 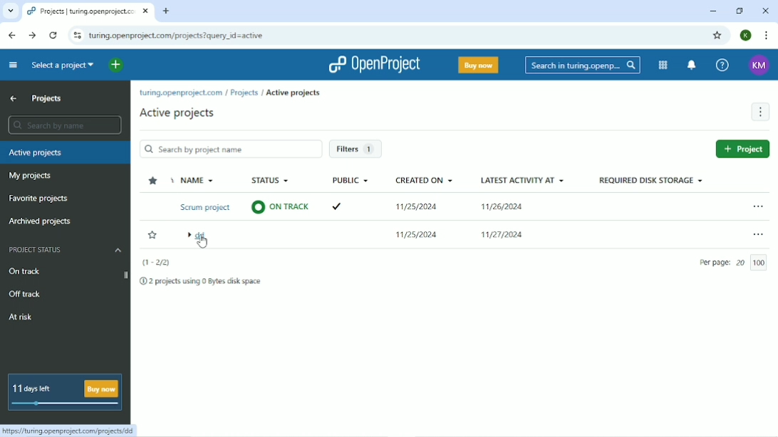 What do you see at coordinates (48, 99) in the screenshot?
I see `Projects` at bounding box center [48, 99].